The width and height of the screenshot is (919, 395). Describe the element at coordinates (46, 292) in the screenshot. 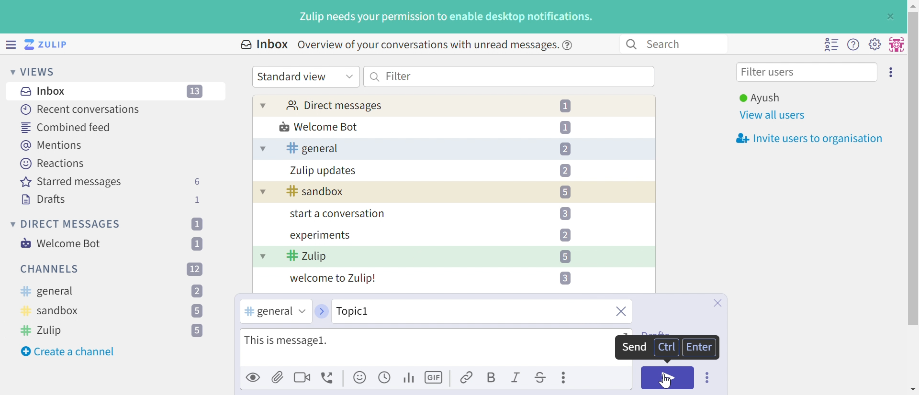

I see `general` at that location.